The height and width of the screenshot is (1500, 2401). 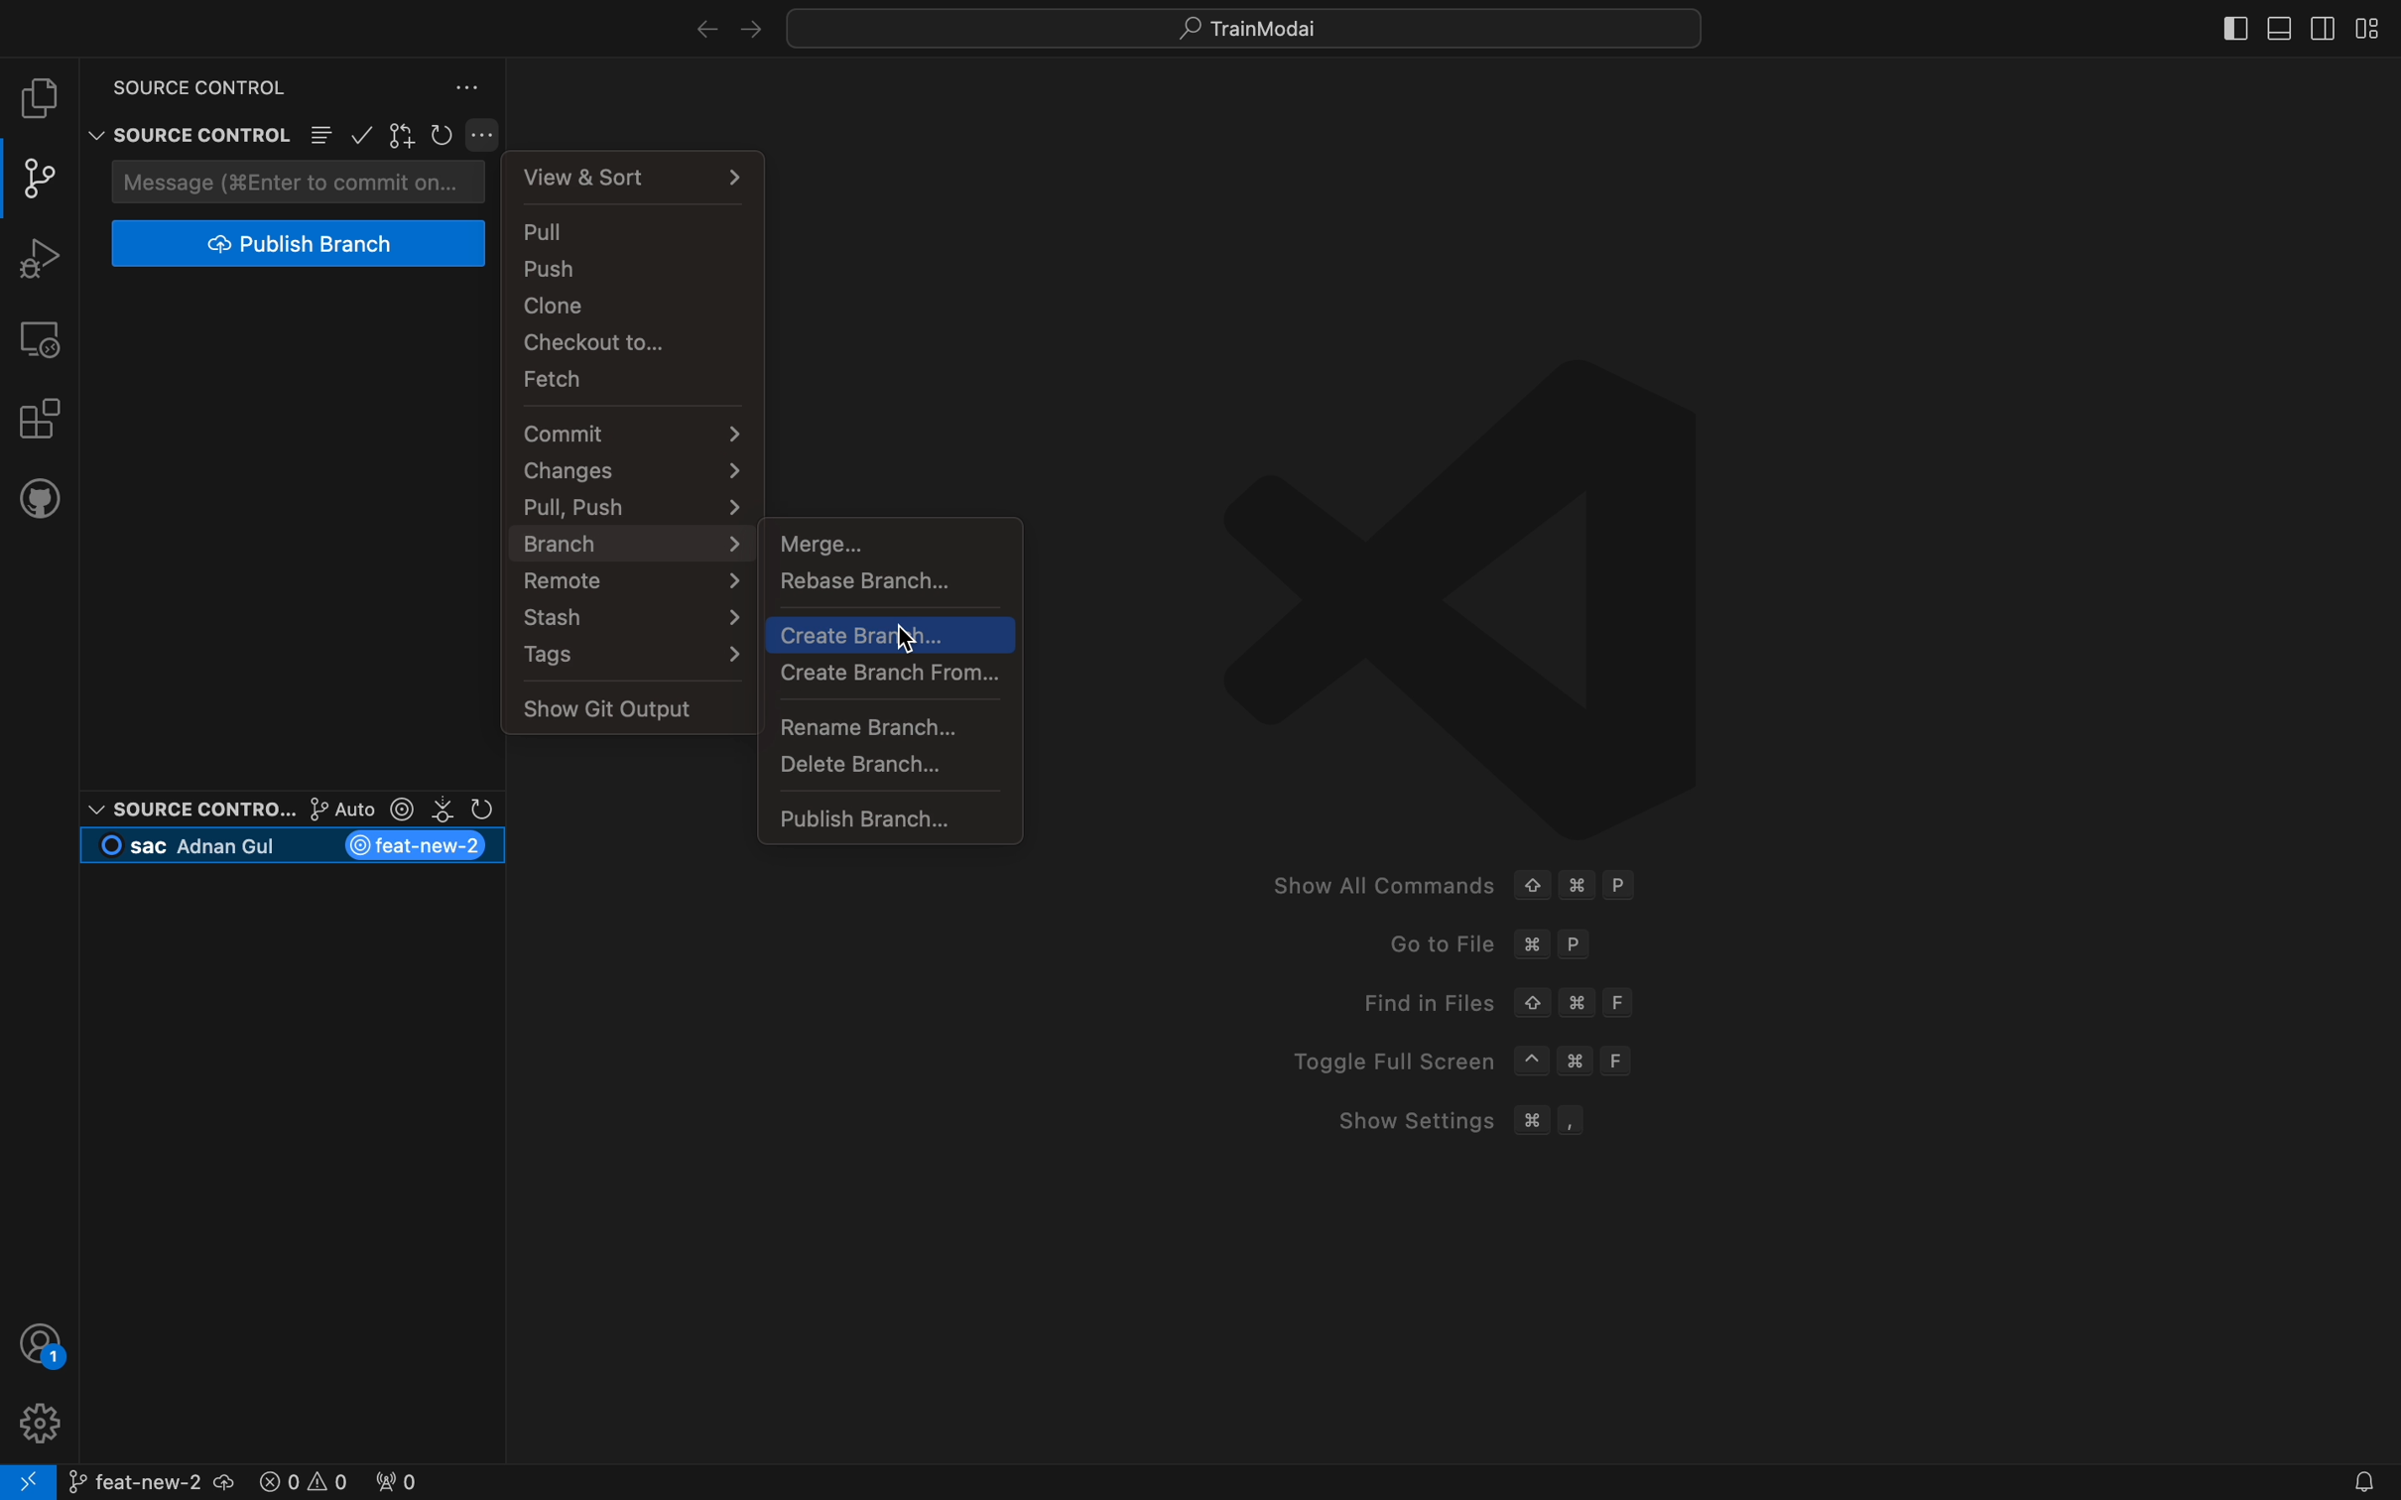 I want to click on rebase a branch, so click(x=897, y=582).